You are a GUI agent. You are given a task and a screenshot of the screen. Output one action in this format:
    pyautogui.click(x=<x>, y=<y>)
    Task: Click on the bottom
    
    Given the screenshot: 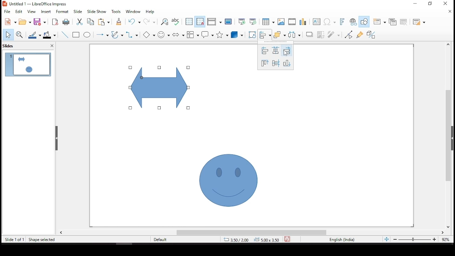 What is the action you would take?
    pyautogui.click(x=288, y=63)
    